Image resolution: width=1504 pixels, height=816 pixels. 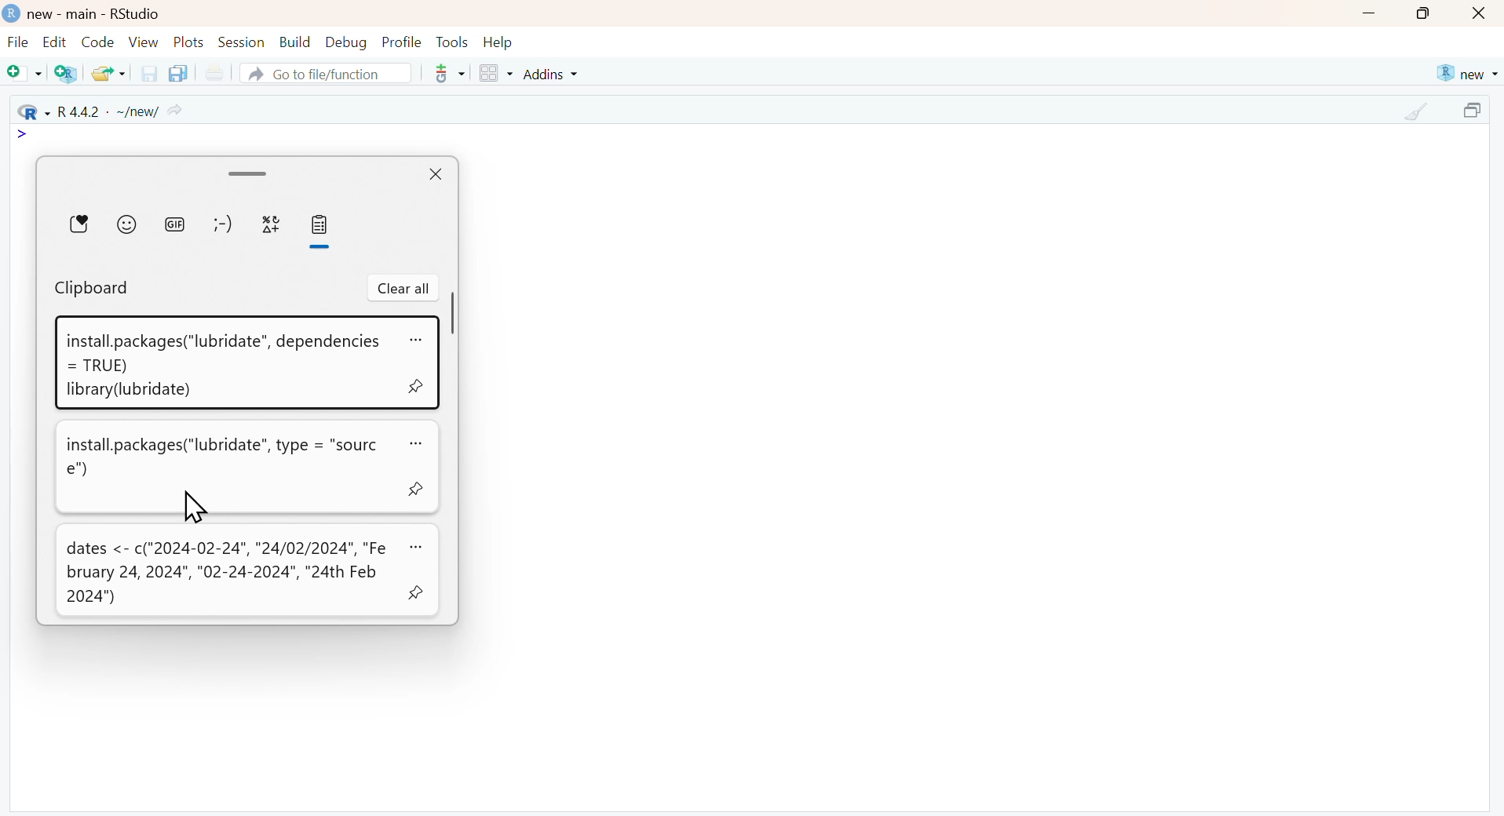 I want to click on Emoticon, so click(x=222, y=224).